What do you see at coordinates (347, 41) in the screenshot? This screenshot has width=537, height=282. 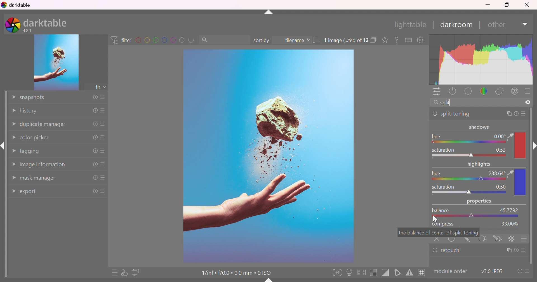 I see `1 image (...ted of 12` at bounding box center [347, 41].